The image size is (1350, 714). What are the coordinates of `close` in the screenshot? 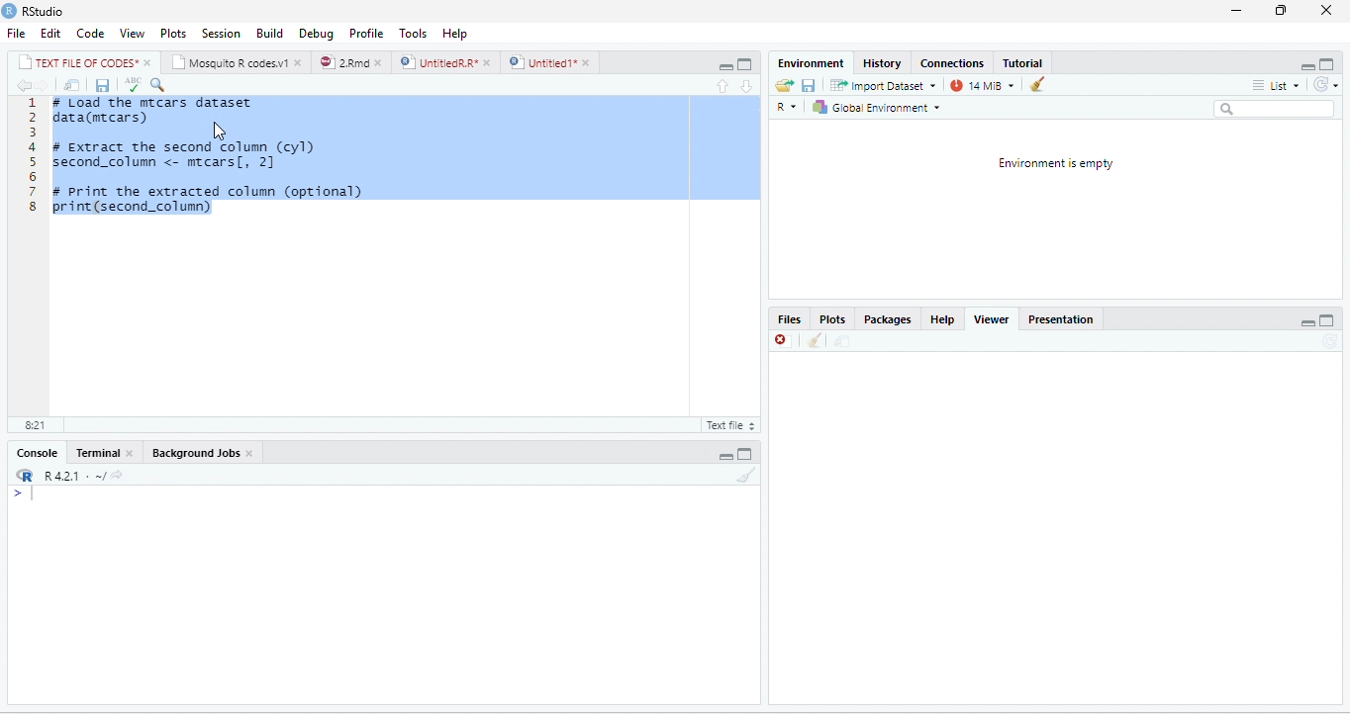 It's located at (251, 453).